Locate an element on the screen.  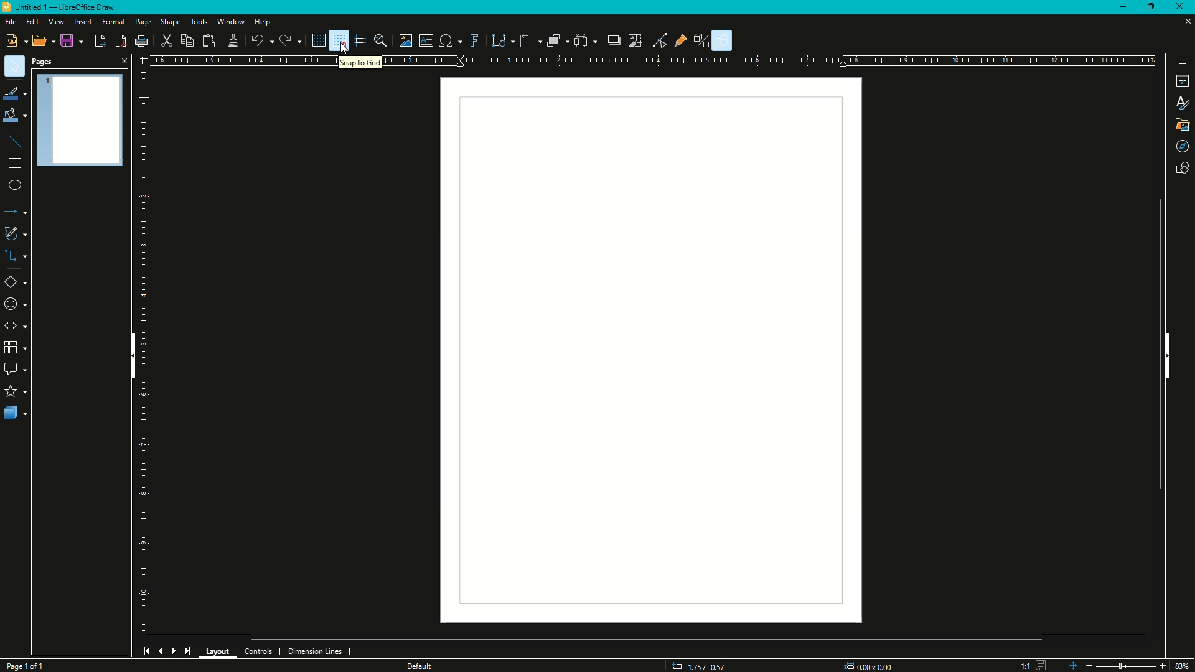
Insert image is located at coordinates (403, 42).